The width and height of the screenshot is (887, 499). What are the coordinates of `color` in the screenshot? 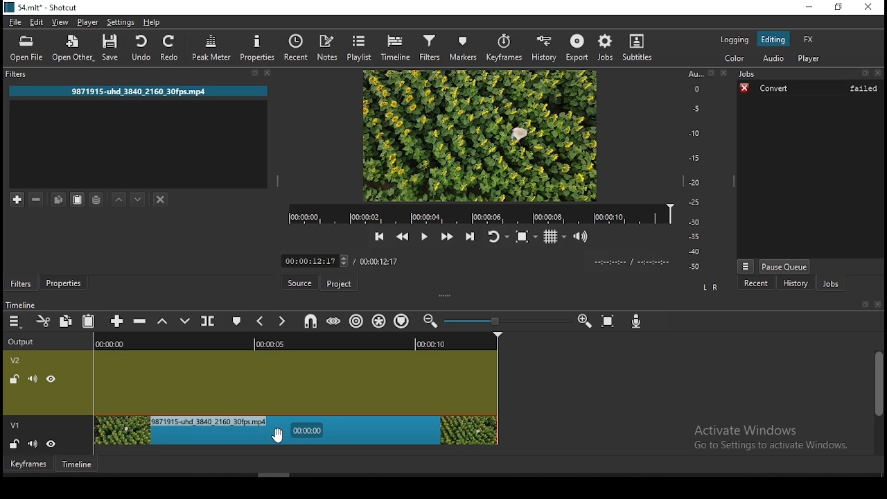 It's located at (737, 60).